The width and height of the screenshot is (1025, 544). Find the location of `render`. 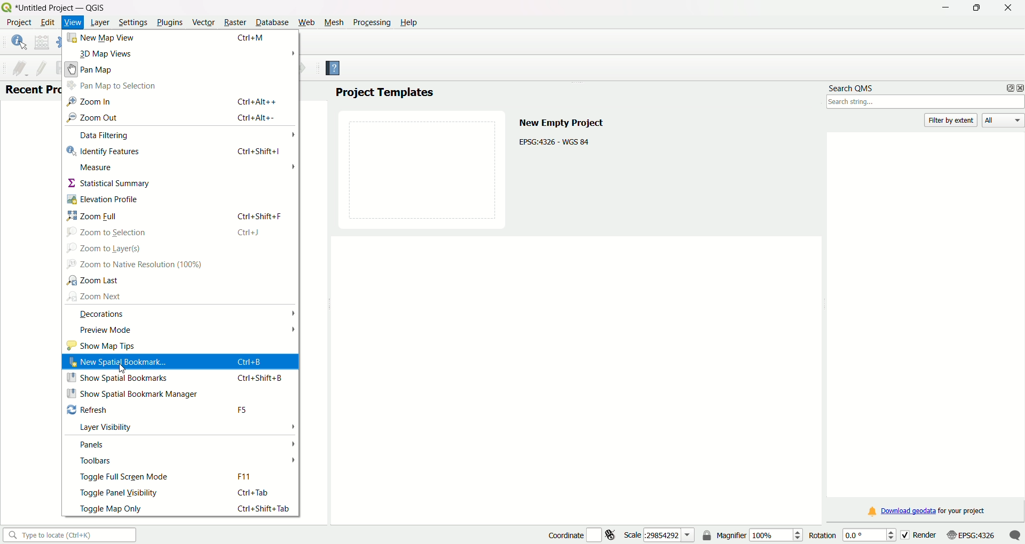

render is located at coordinates (918, 534).